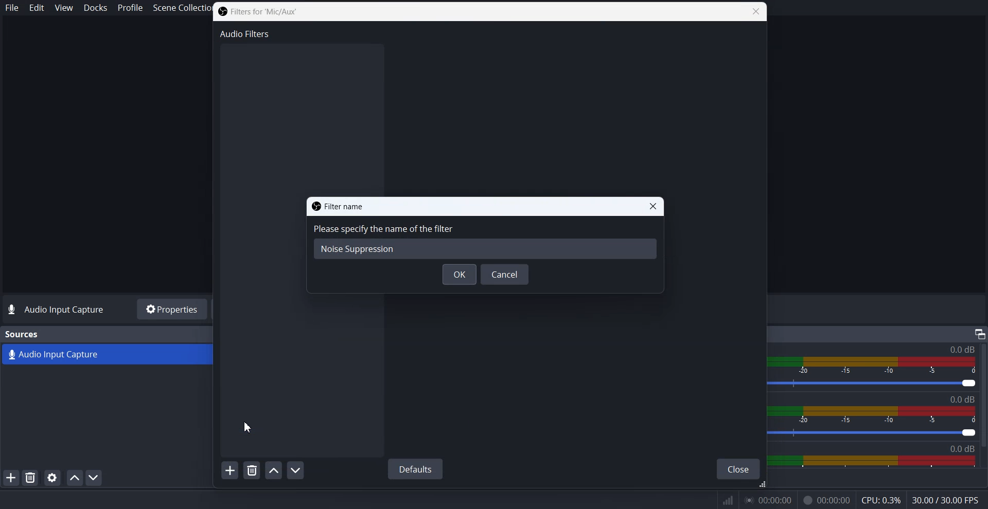 Image resolution: width=988 pixels, height=509 pixels. Describe the element at coordinates (30, 477) in the screenshot. I see `Remove Selected Source` at that location.